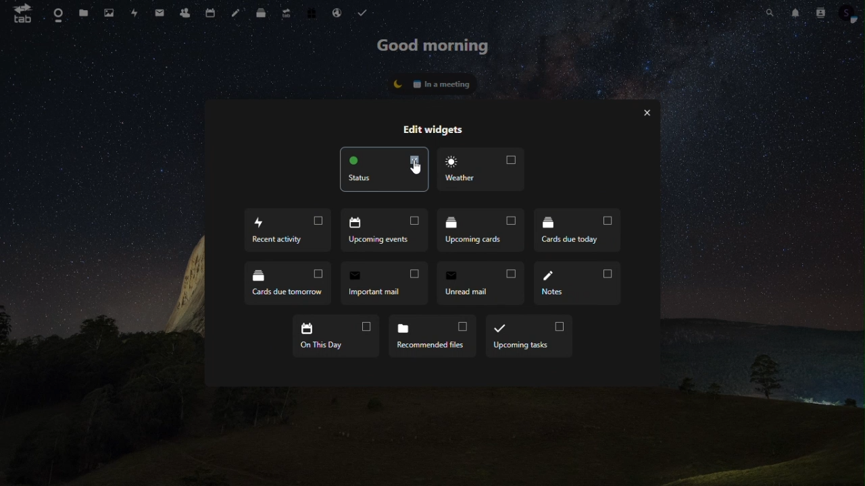  Describe the element at coordinates (481, 281) in the screenshot. I see `unread mail` at that location.